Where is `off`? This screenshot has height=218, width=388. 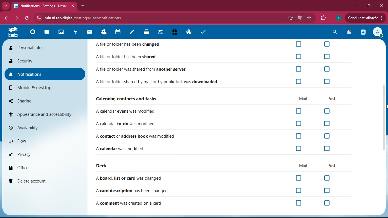 off is located at coordinates (327, 190).